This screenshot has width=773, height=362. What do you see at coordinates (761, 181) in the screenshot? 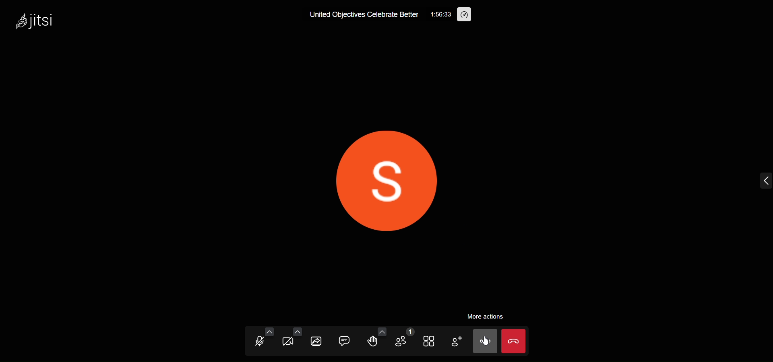
I see `expand` at bounding box center [761, 181].